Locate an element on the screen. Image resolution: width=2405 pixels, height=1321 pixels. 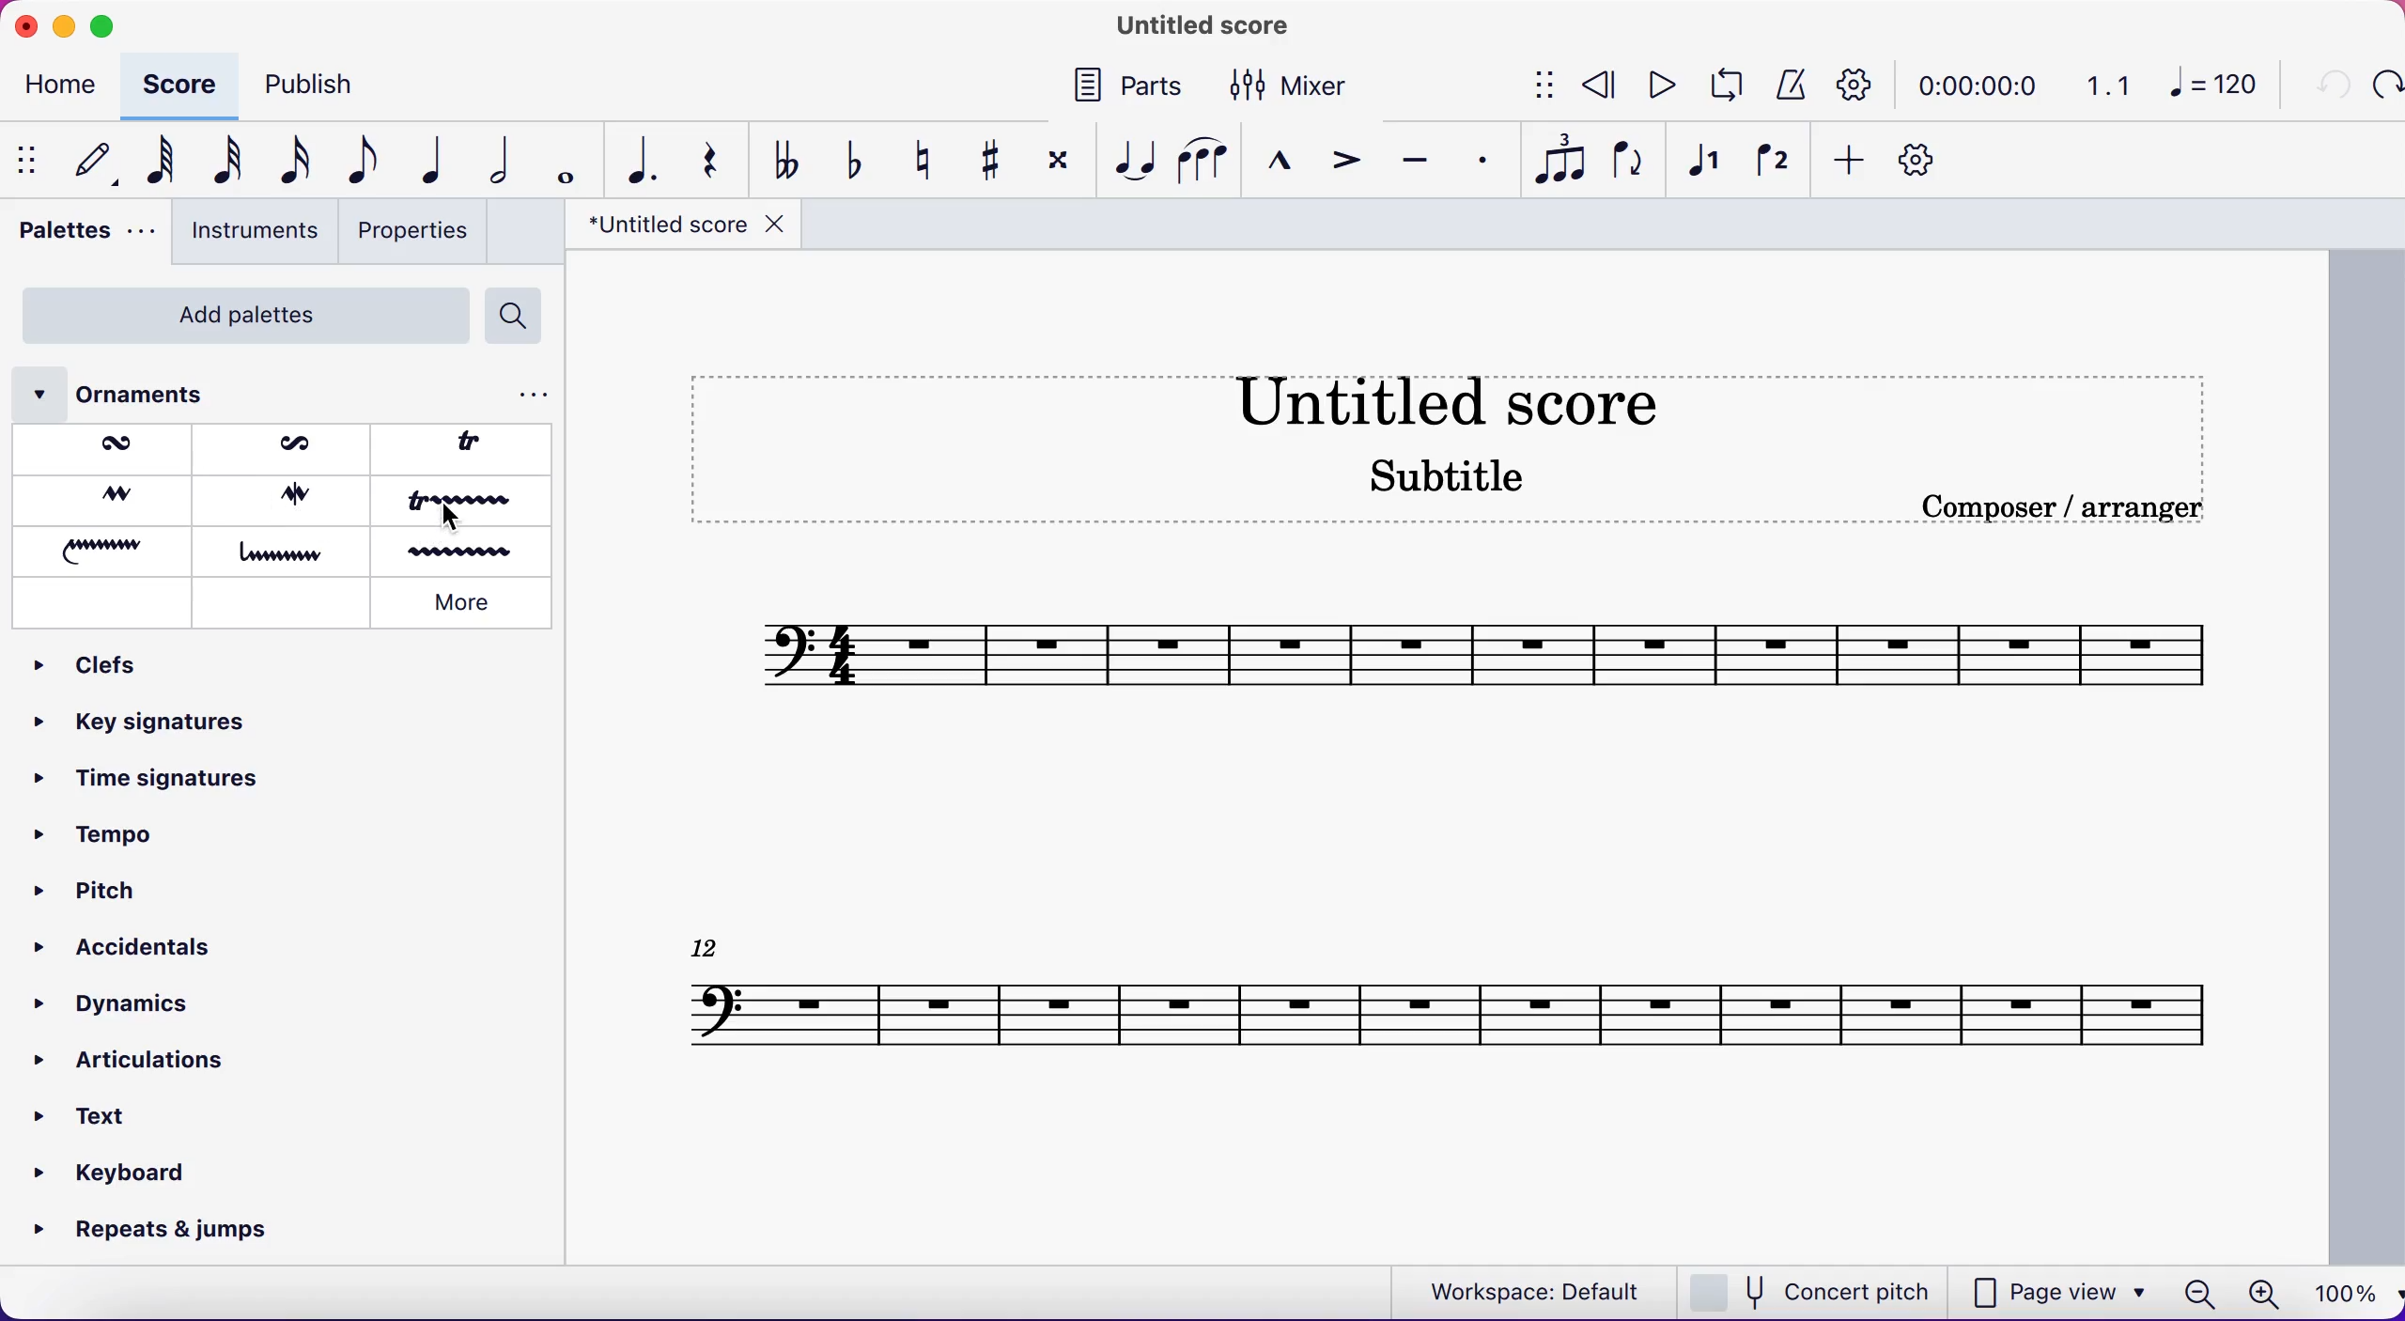
rewind is located at coordinates (1601, 87).